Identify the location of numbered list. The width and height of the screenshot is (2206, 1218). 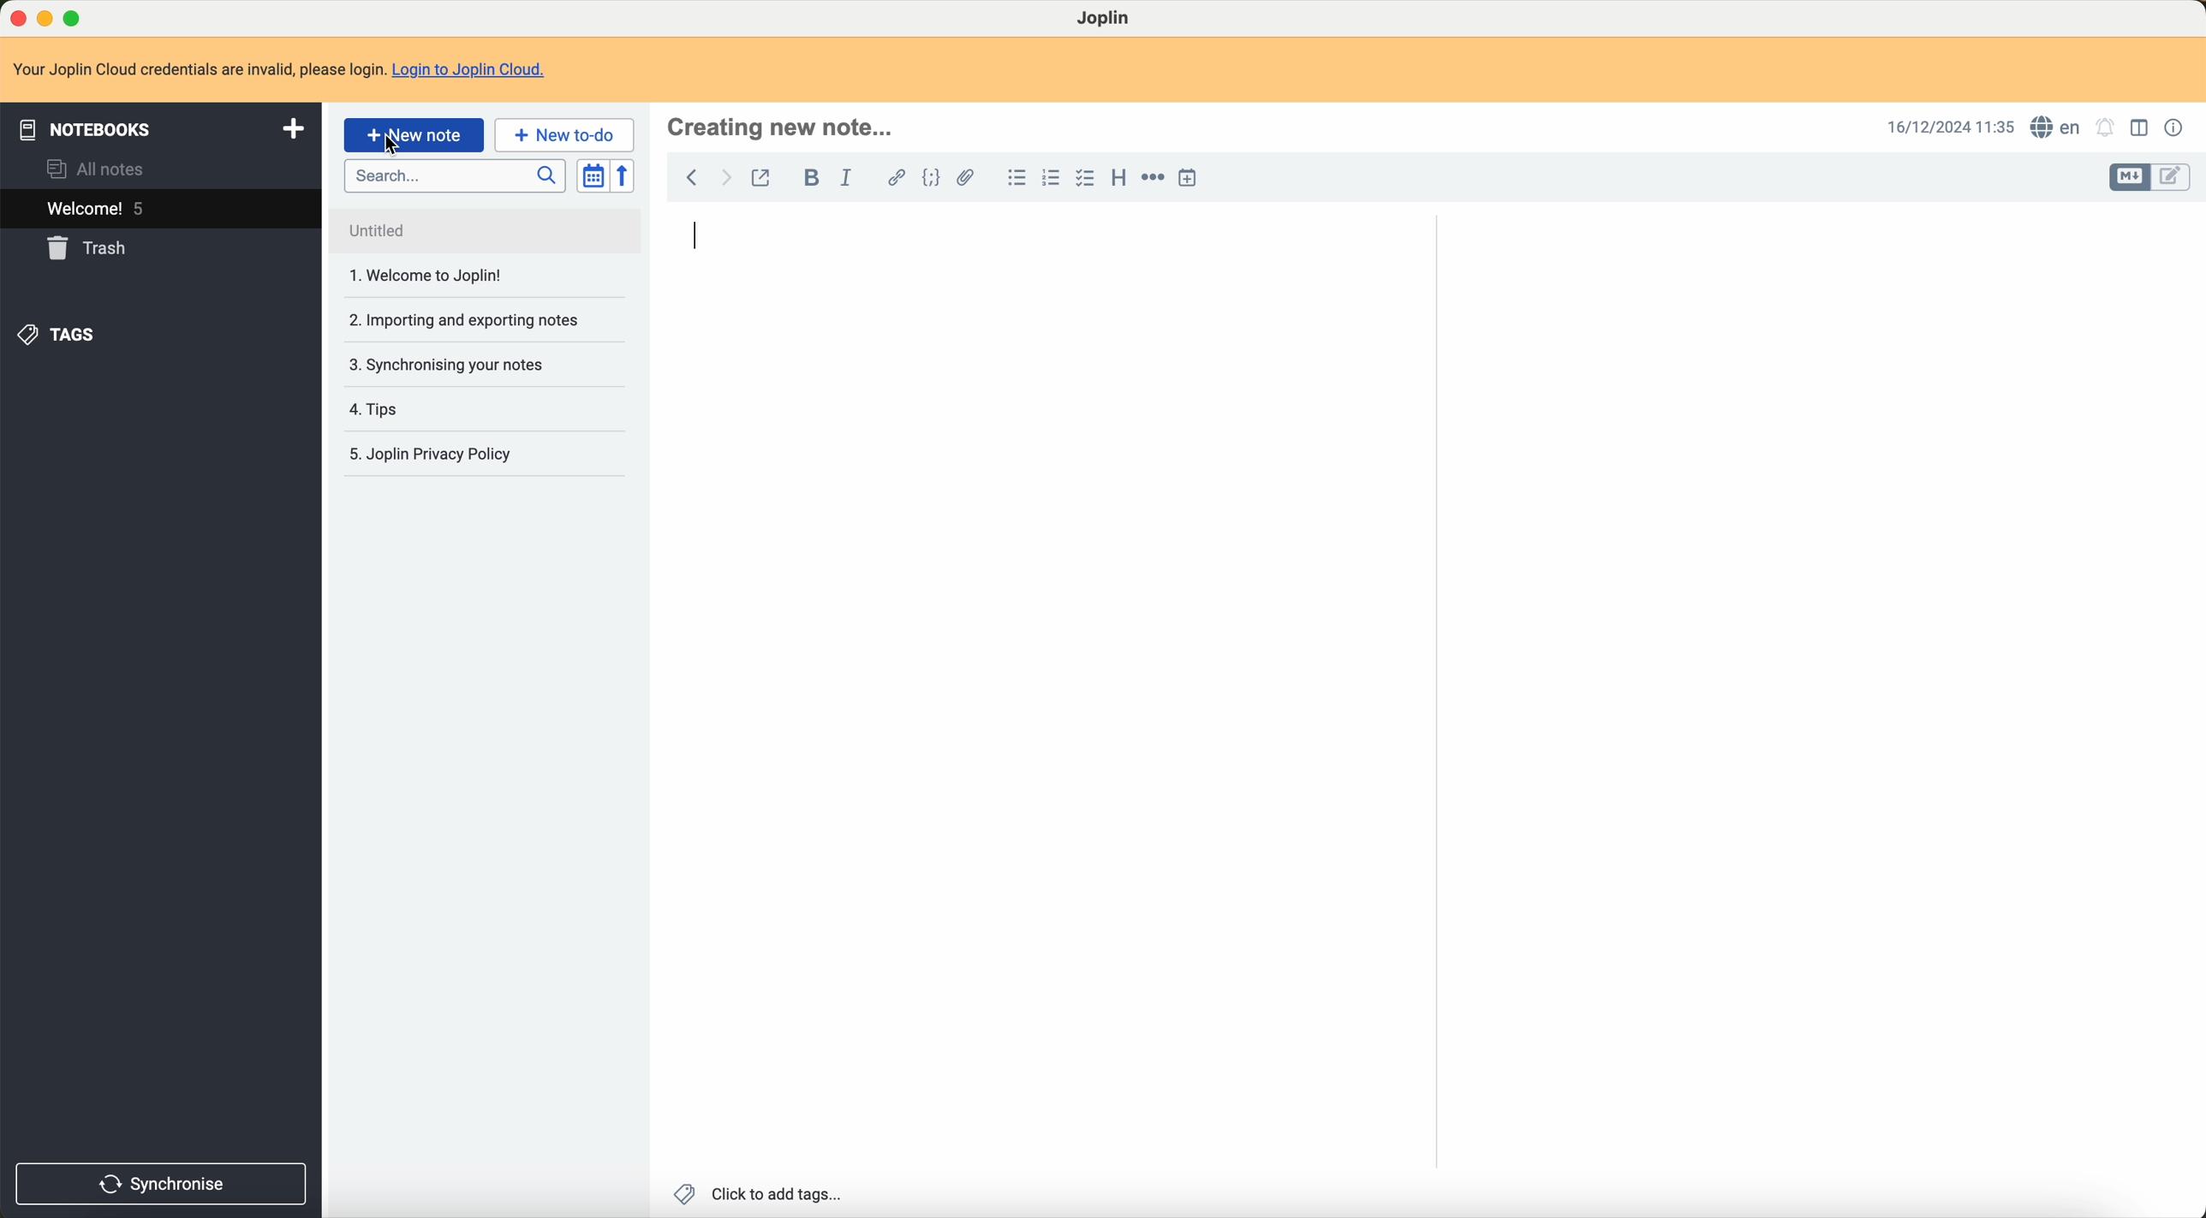
(1052, 180).